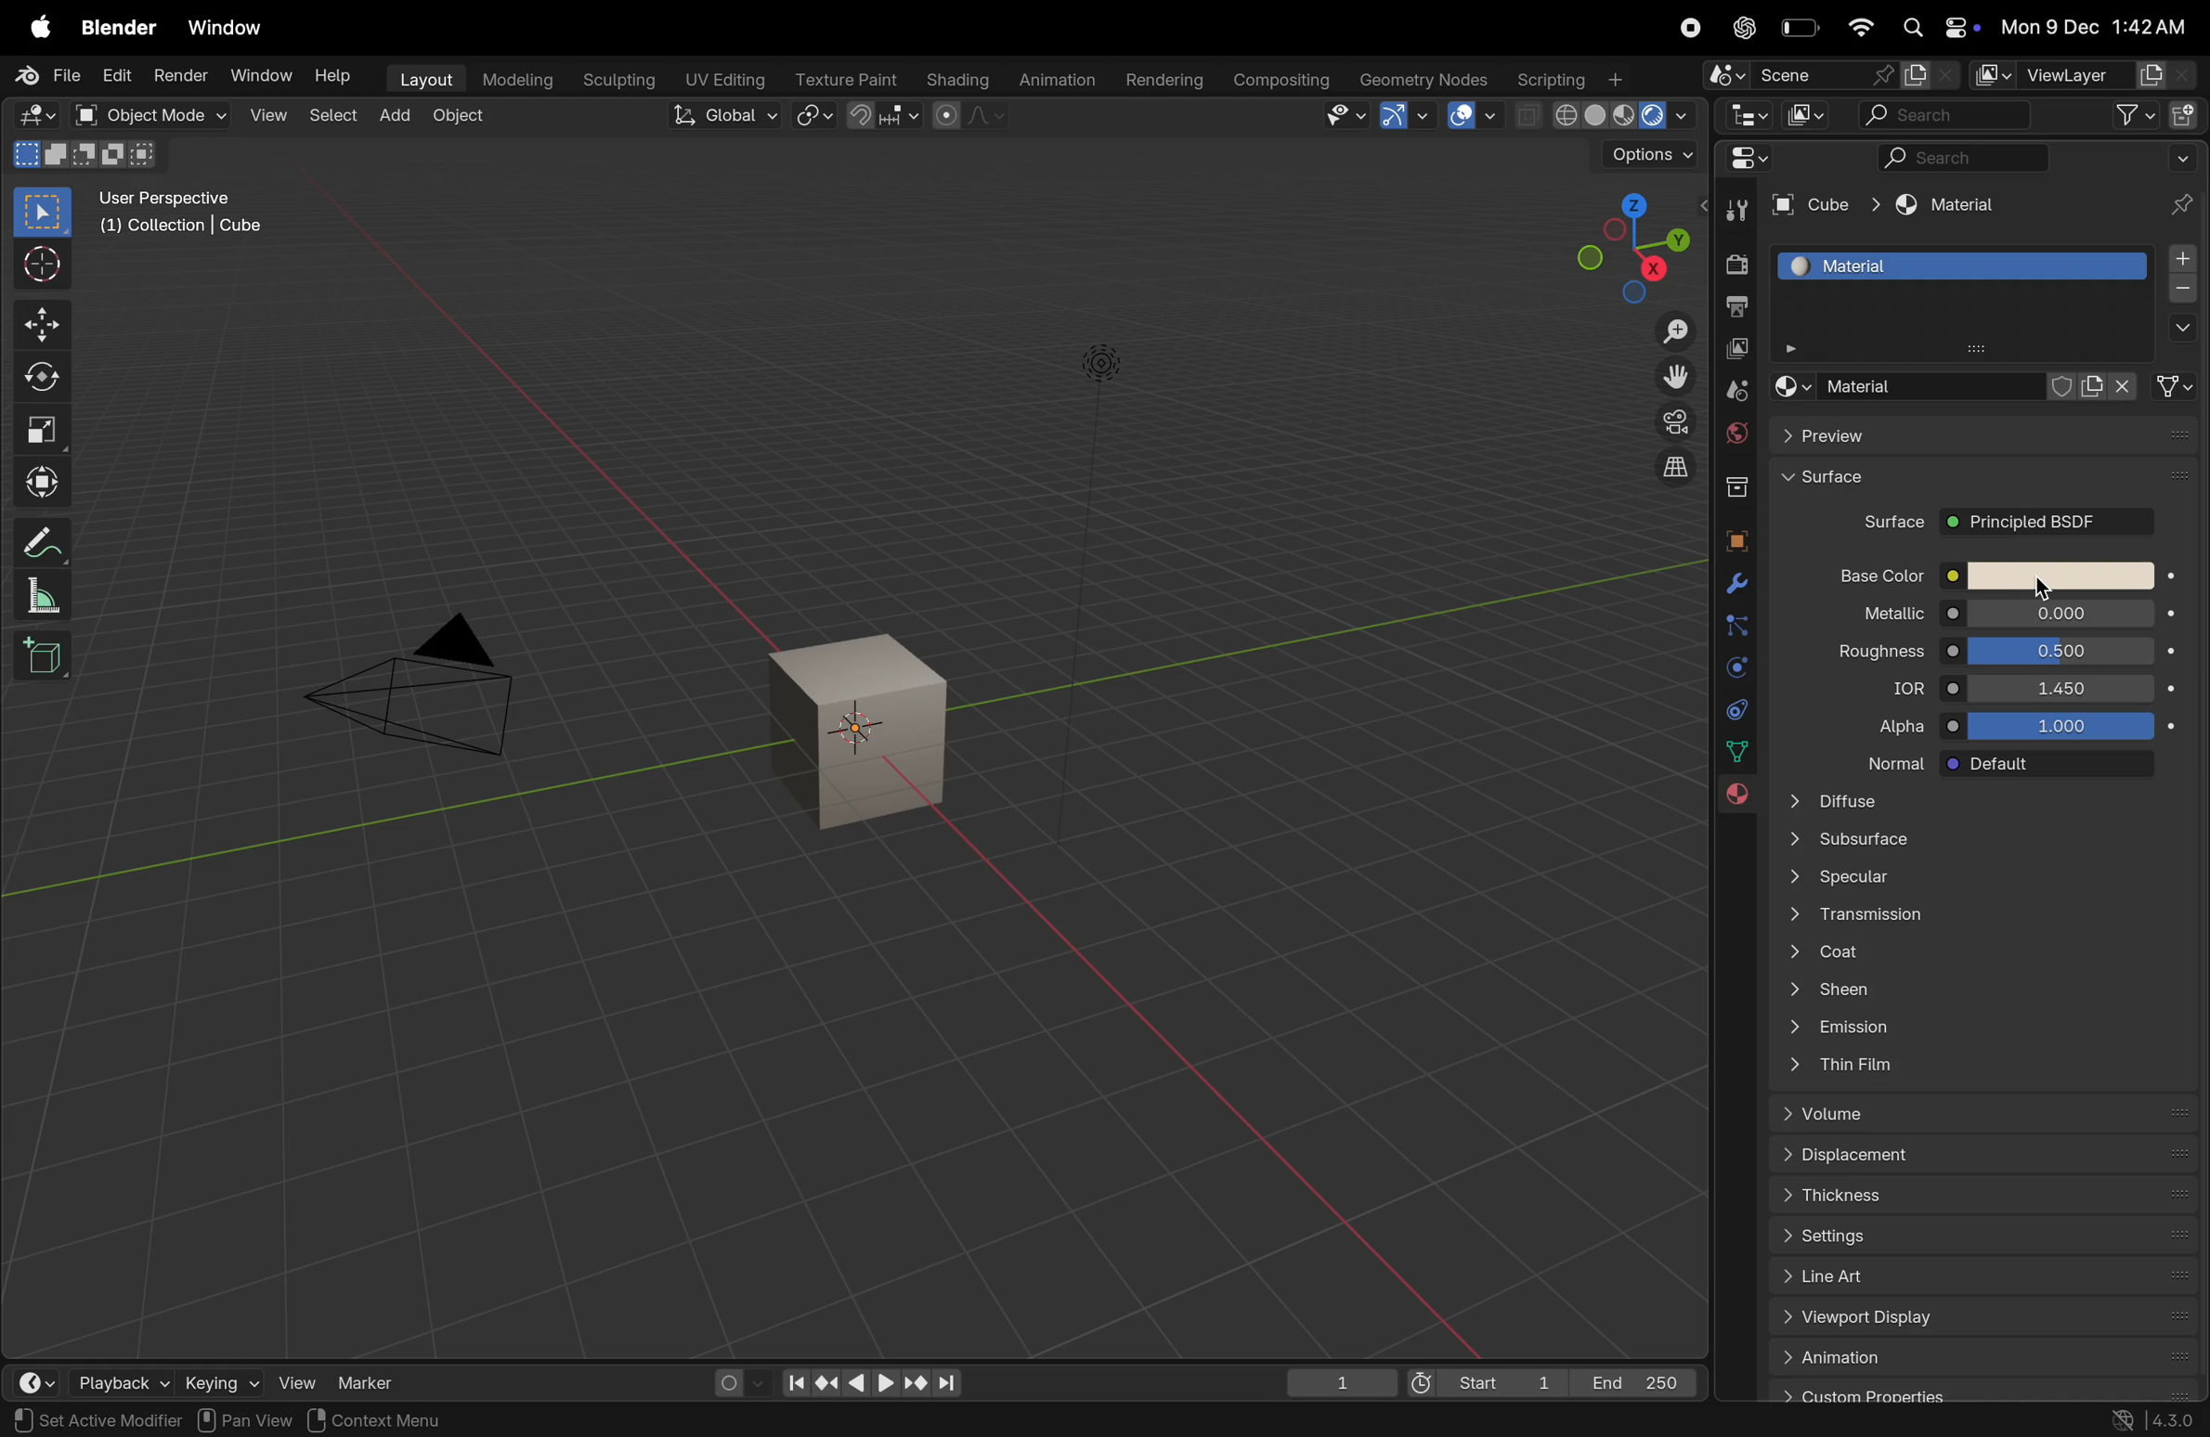  What do you see at coordinates (1405, 115) in the screenshot?
I see `show gimzo` at bounding box center [1405, 115].